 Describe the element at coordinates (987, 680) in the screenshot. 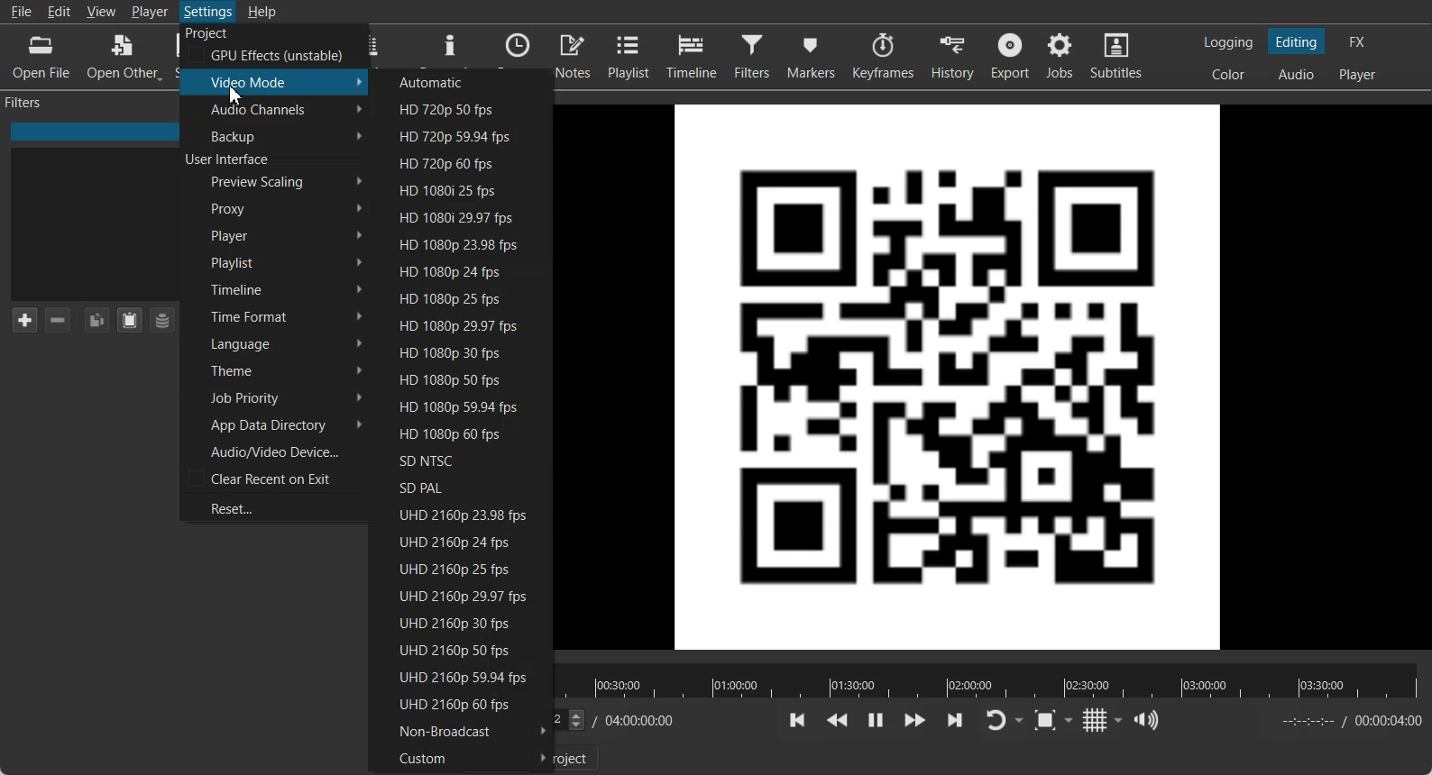

I see `Video slider` at that location.